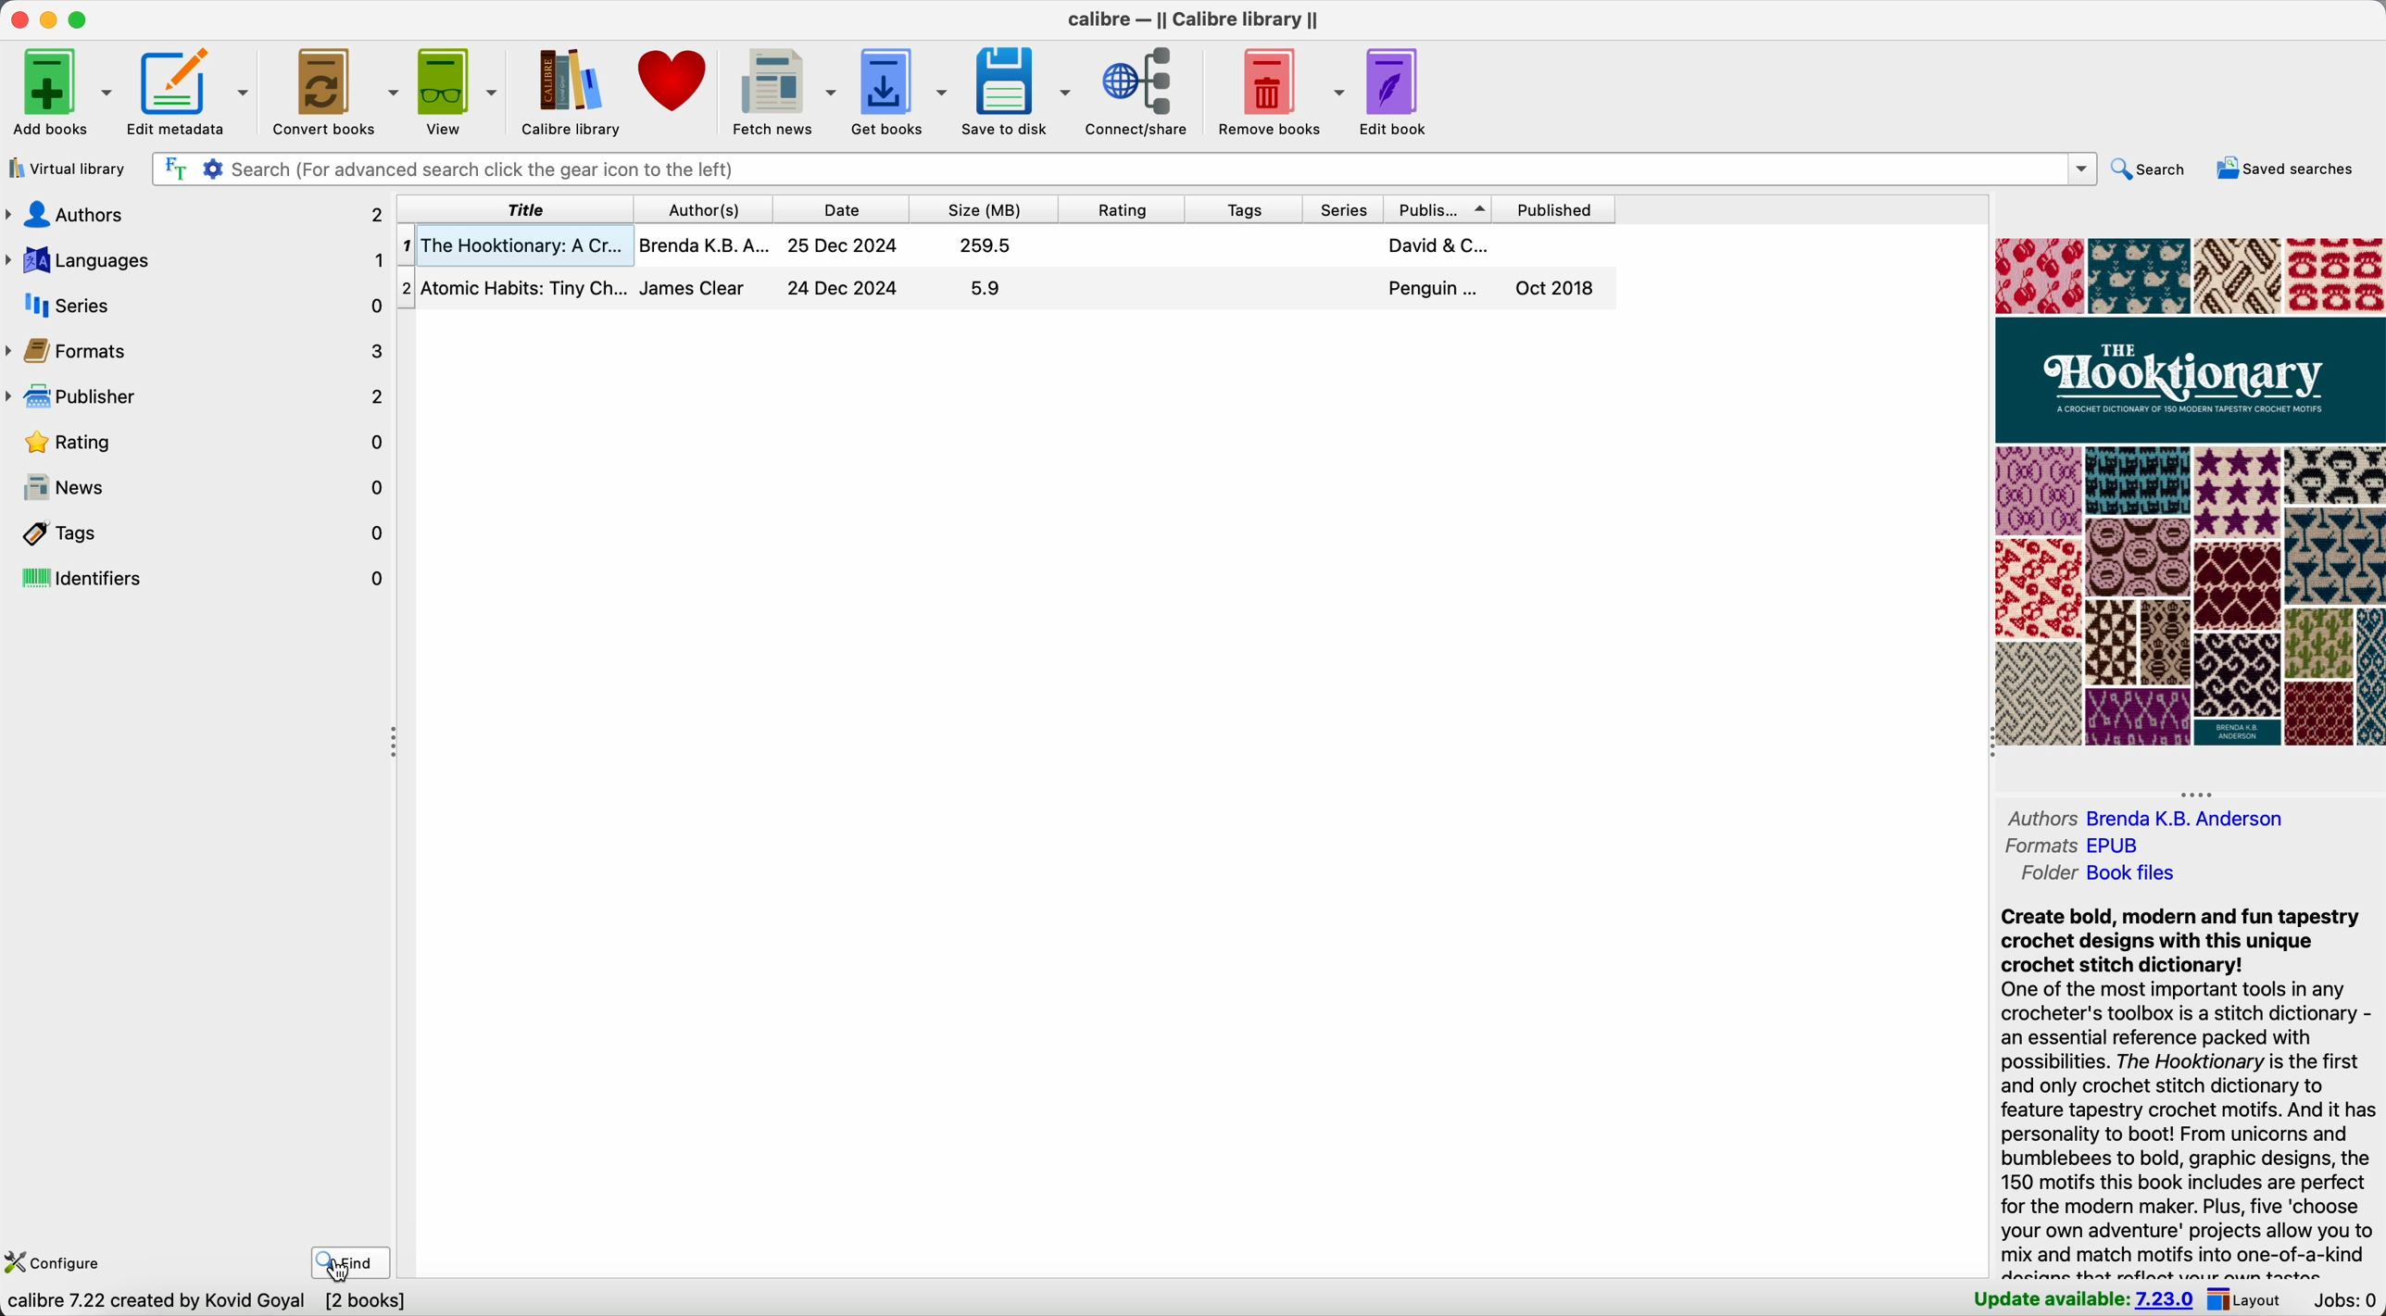  Describe the element at coordinates (197, 255) in the screenshot. I see `languages` at that location.